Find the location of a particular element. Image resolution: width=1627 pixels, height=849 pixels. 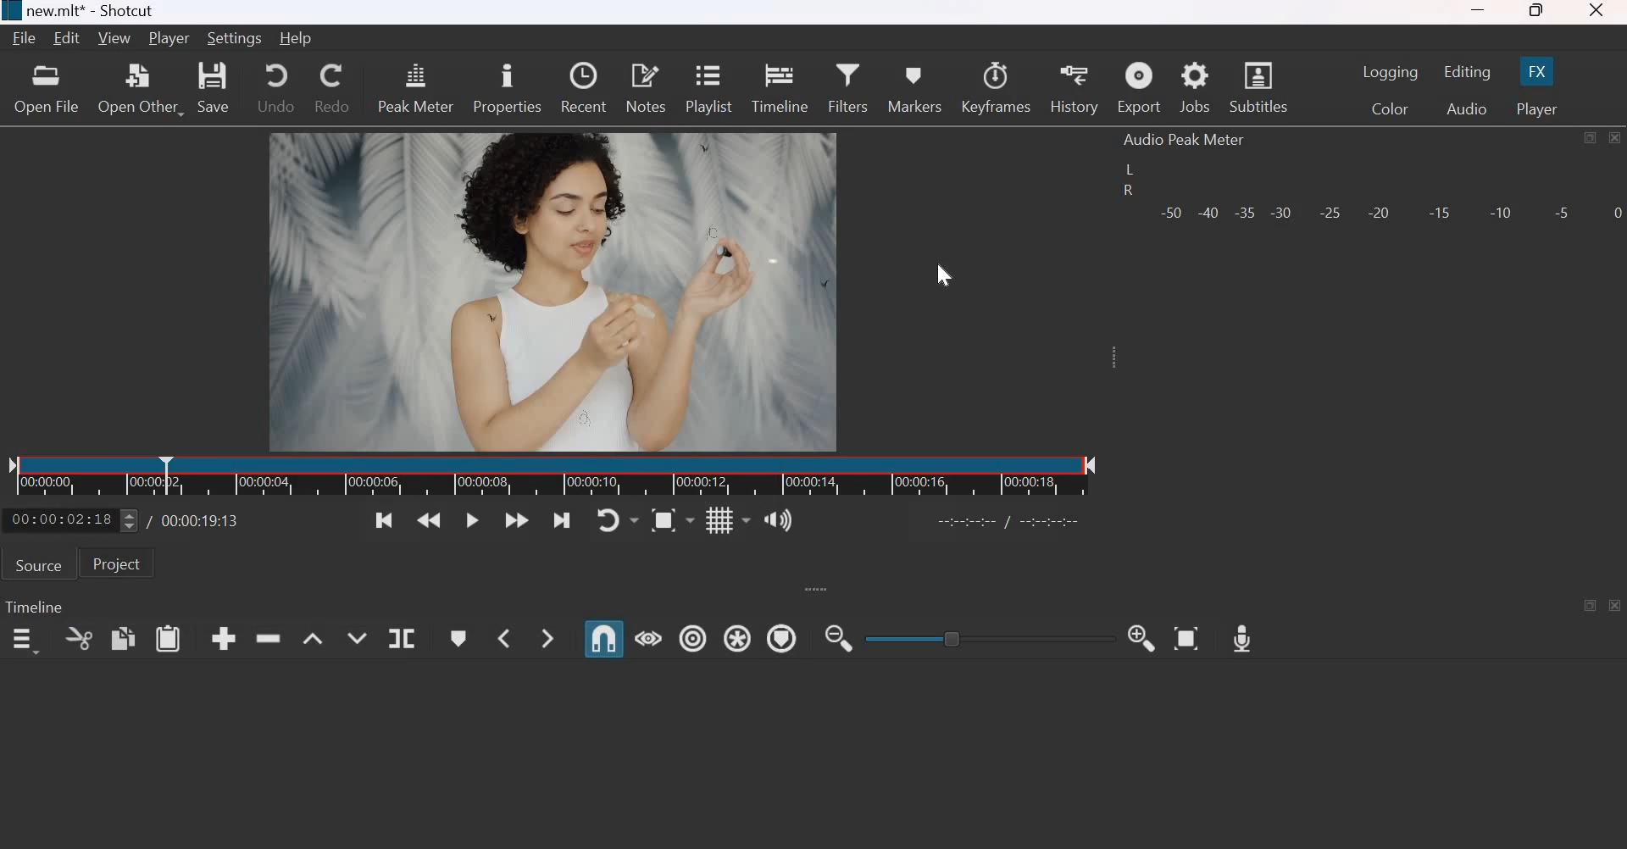

cut is located at coordinates (80, 638).